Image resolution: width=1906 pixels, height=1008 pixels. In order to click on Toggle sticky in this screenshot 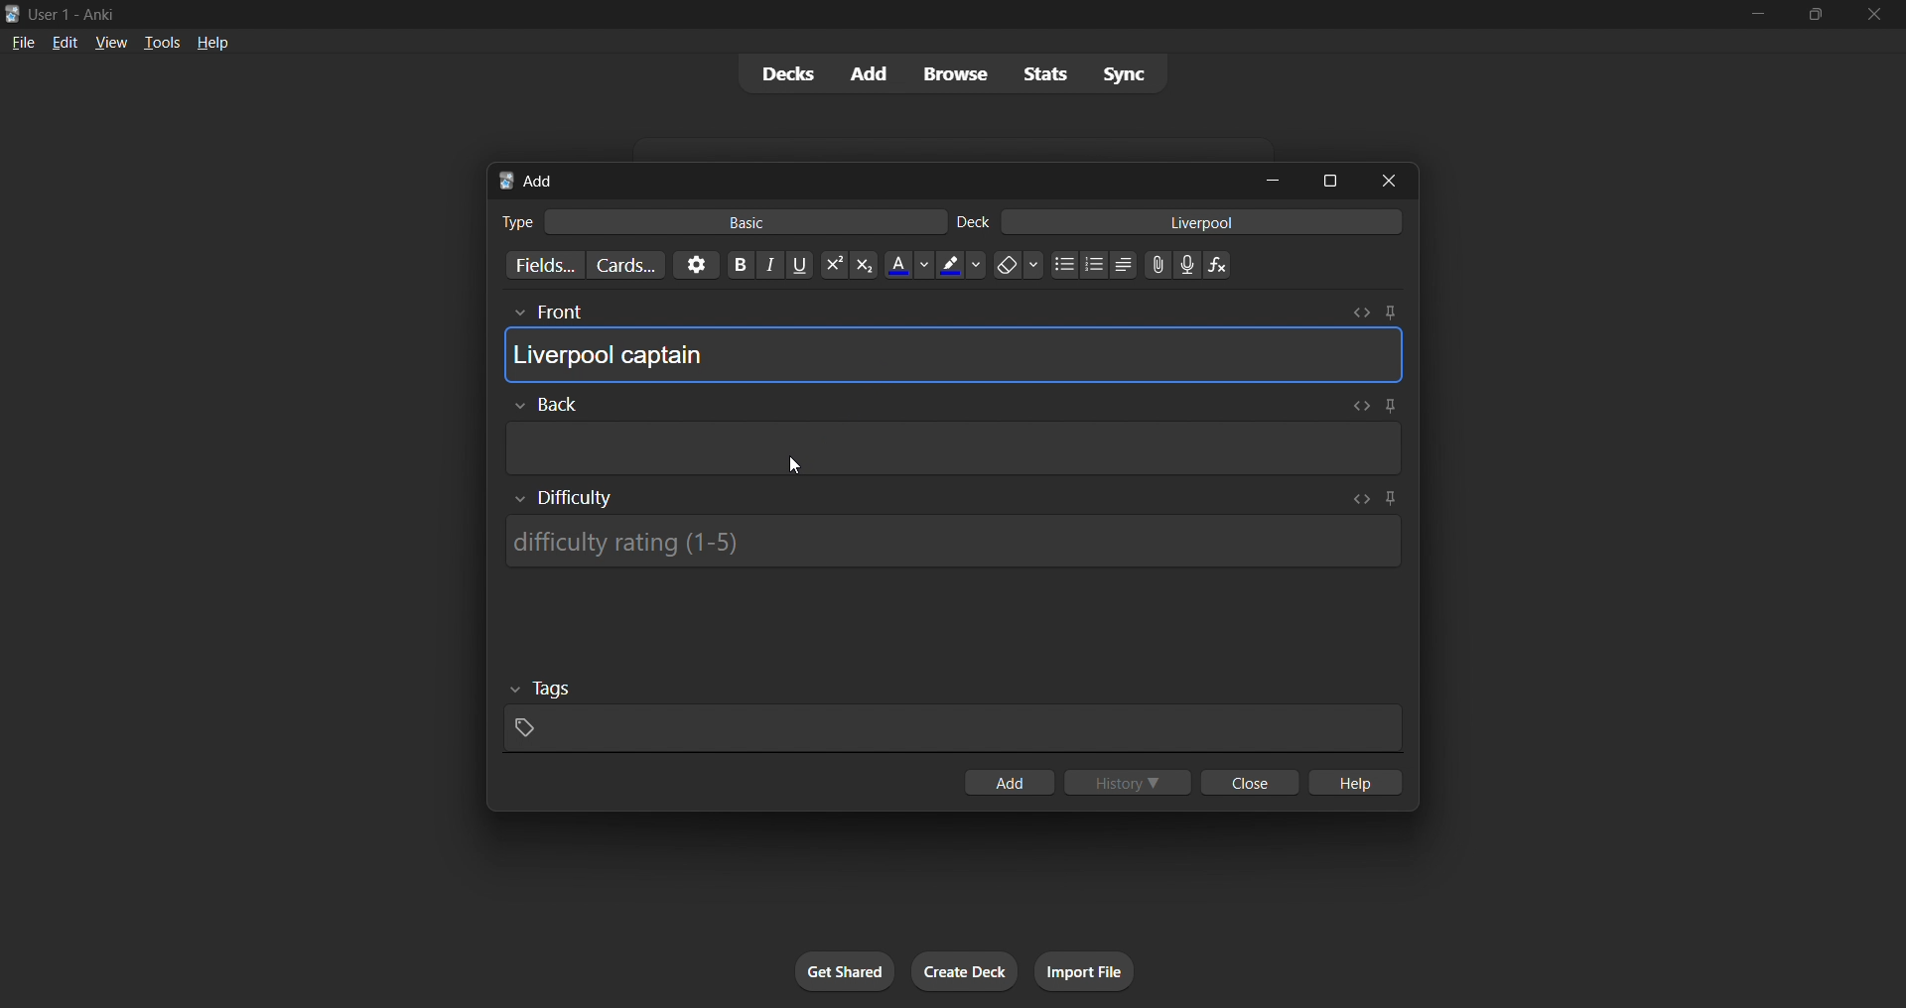, I will do `click(1390, 500)`.